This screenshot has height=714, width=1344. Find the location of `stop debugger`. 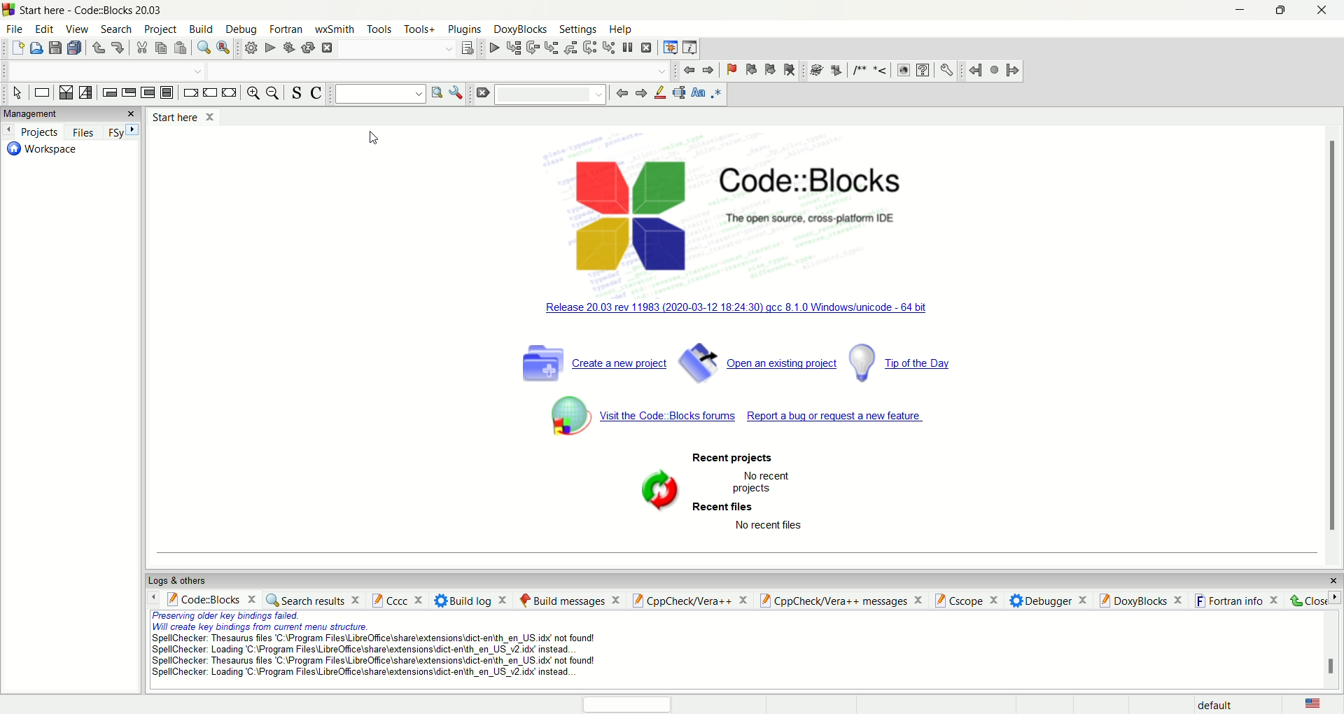

stop debugger is located at coordinates (650, 48).